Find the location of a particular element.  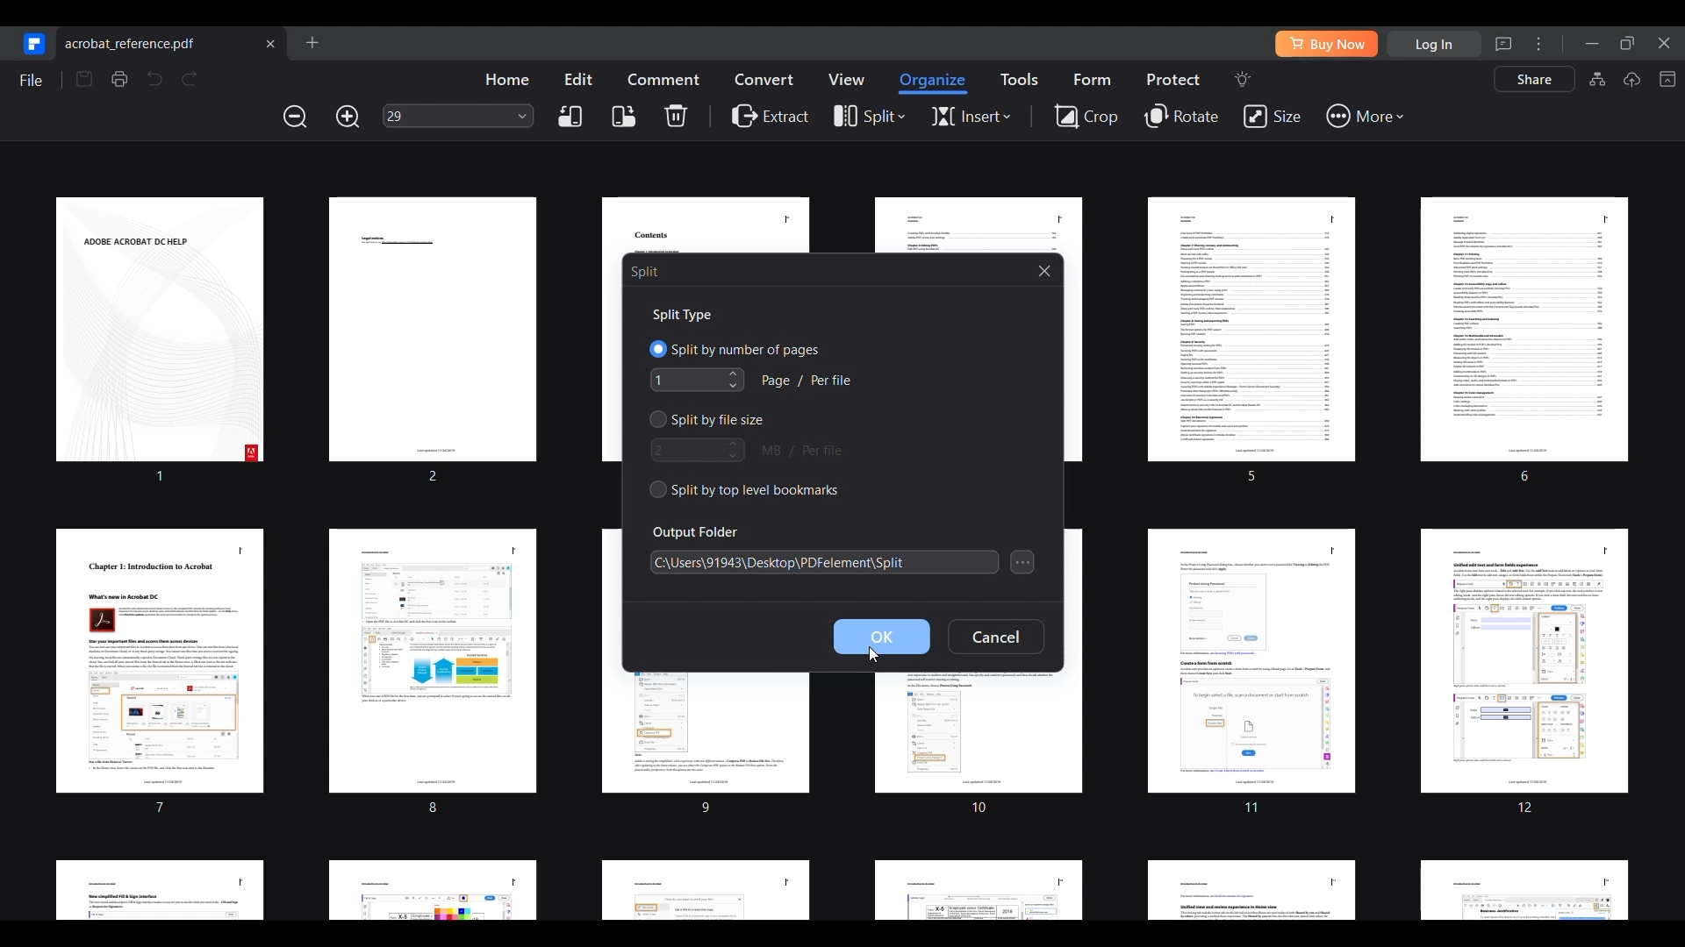

Zoom in is located at coordinates (348, 117).